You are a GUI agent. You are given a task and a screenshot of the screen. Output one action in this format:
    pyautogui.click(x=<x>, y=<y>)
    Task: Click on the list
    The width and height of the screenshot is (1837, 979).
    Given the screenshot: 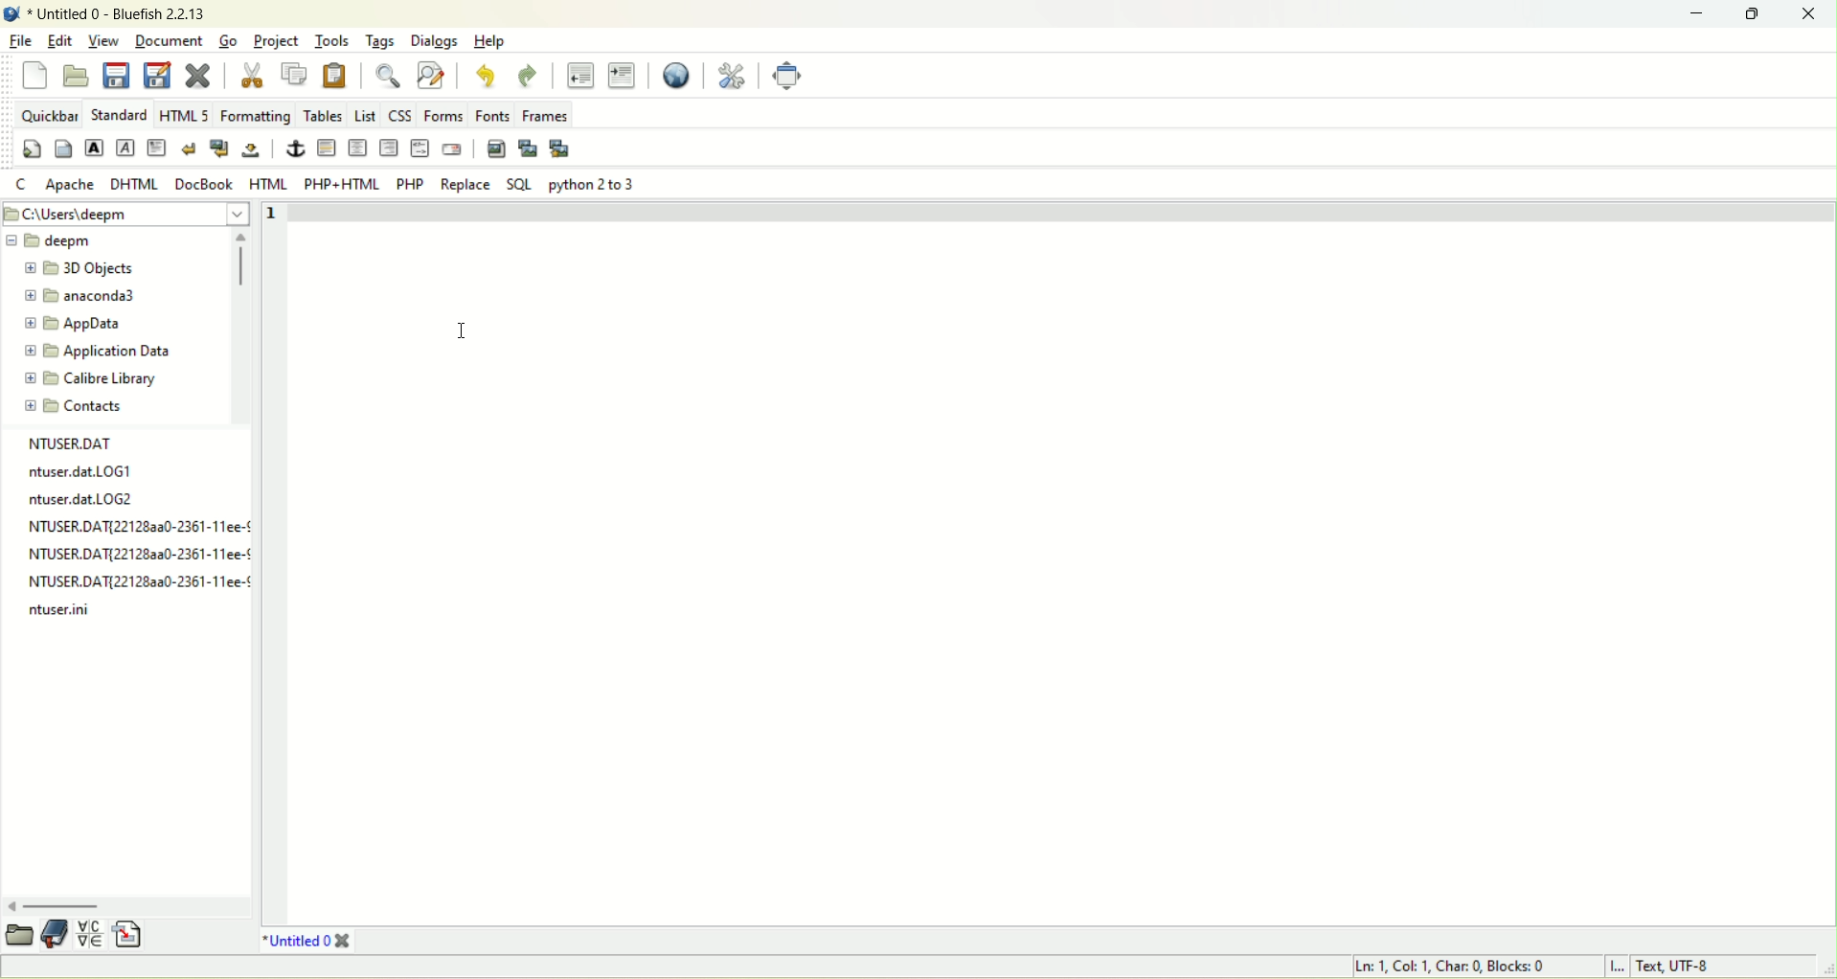 What is the action you would take?
    pyautogui.click(x=364, y=114)
    